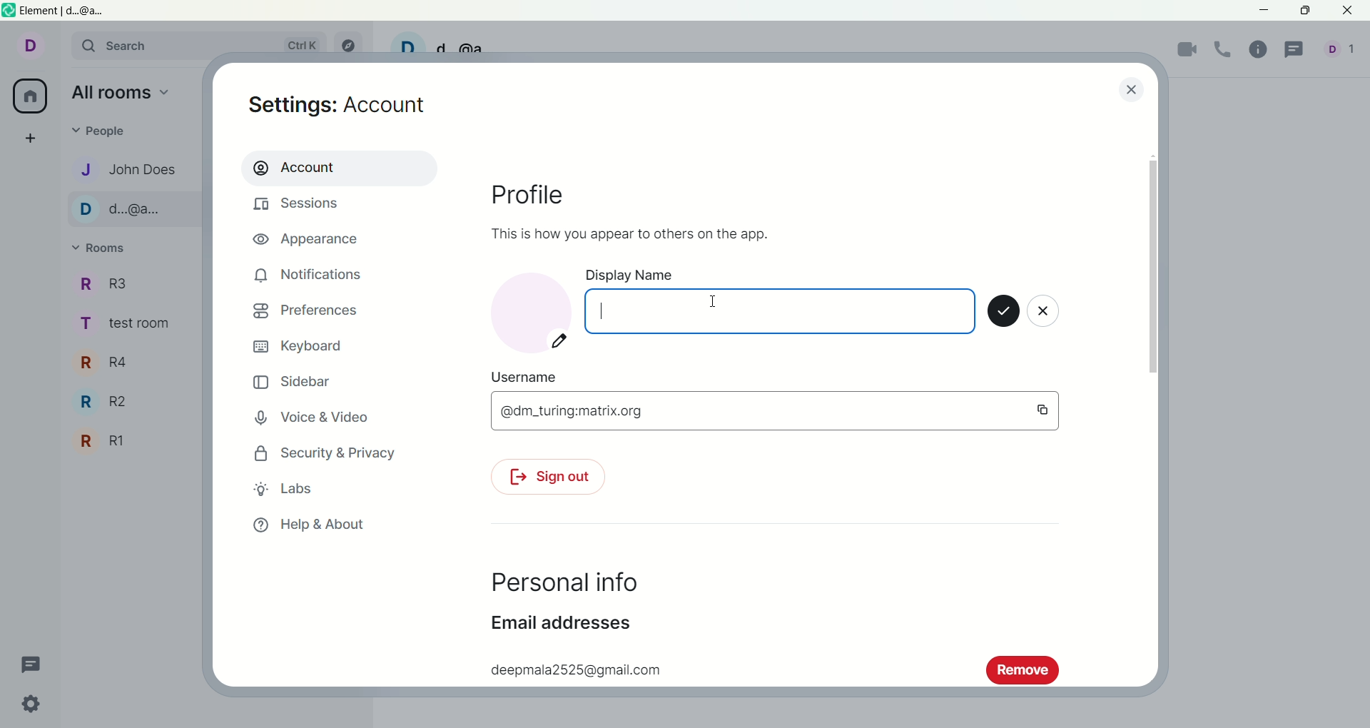  I want to click on close, so click(1130, 89).